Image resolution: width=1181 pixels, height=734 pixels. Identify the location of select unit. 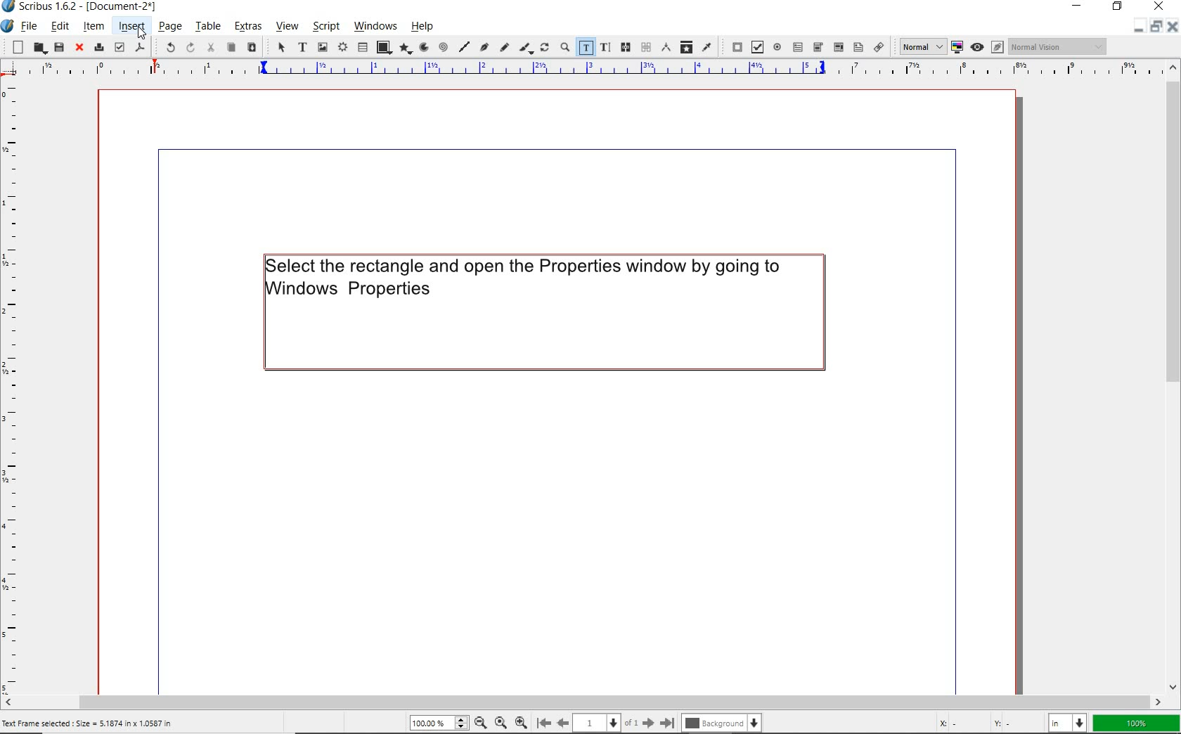
(1069, 723).